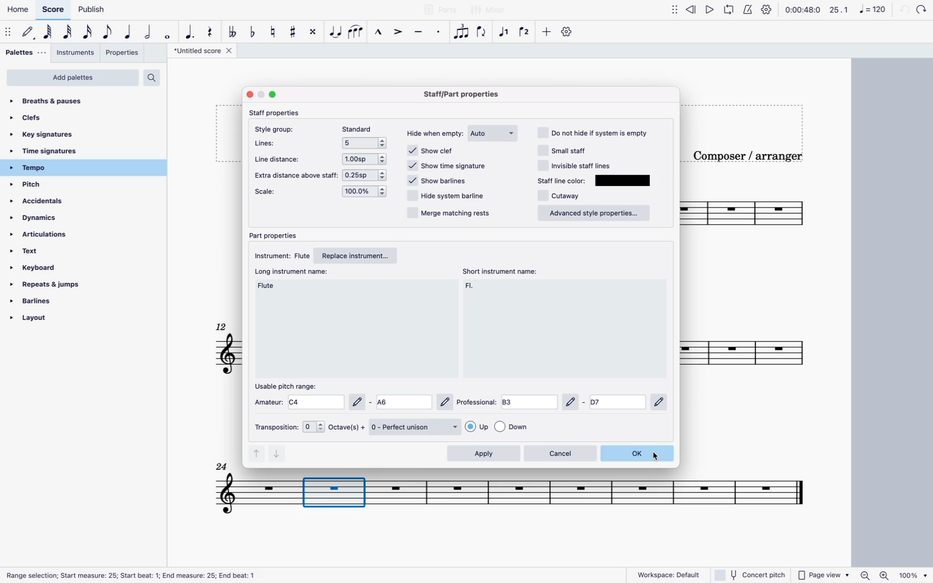  What do you see at coordinates (824, 575) in the screenshot?
I see `page view` at bounding box center [824, 575].